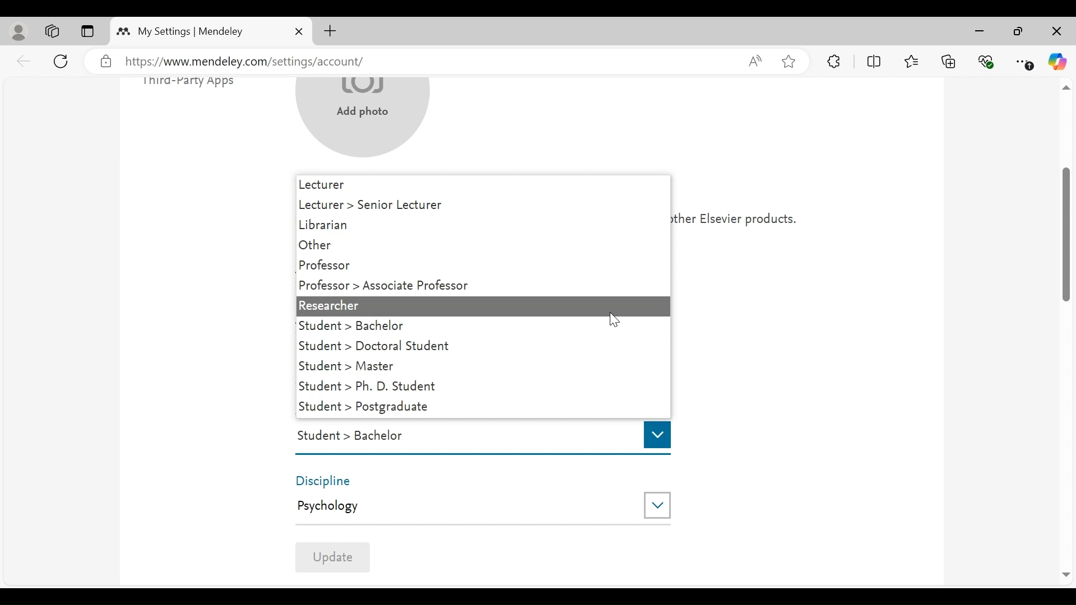 The width and height of the screenshot is (1076, 605). What do you see at coordinates (363, 117) in the screenshot?
I see `Add photo` at bounding box center [363, 117].